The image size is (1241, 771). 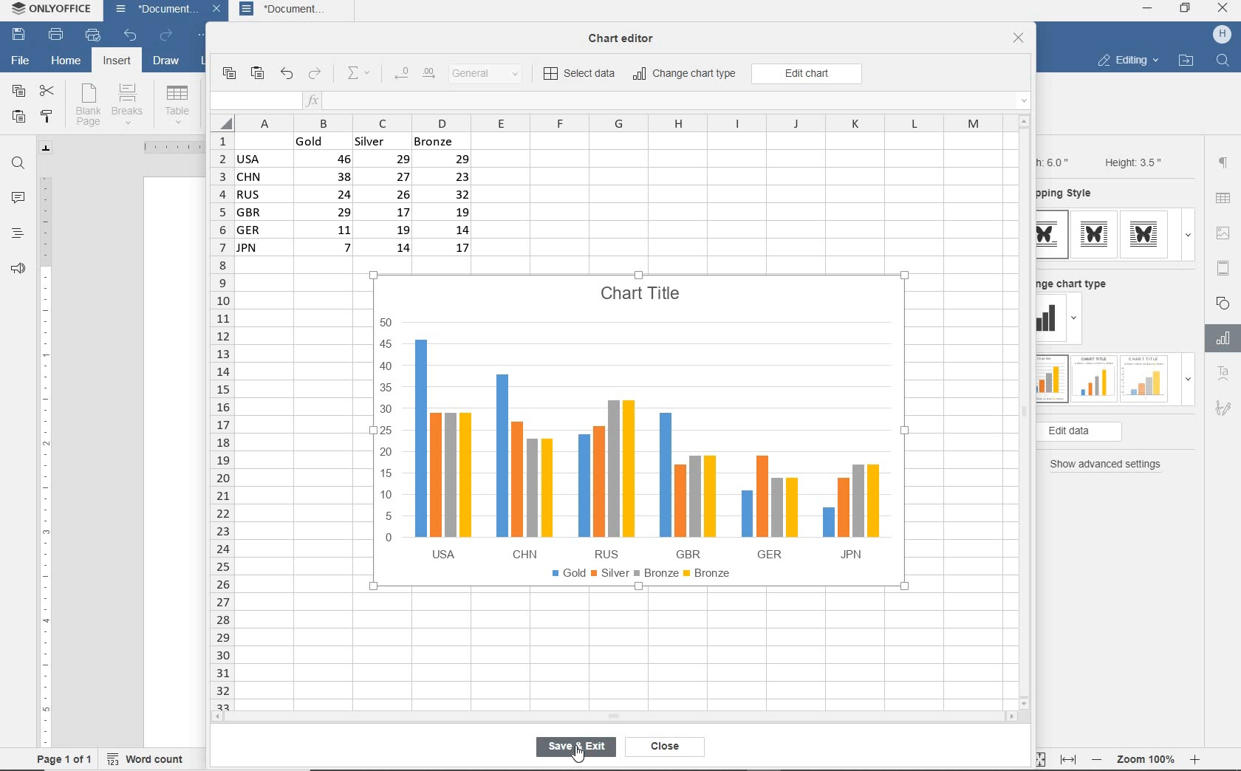 What do you see at coordinates (1025, 702) in the screenshot?
I see `scroll down` at bounding box center [1025, 702].